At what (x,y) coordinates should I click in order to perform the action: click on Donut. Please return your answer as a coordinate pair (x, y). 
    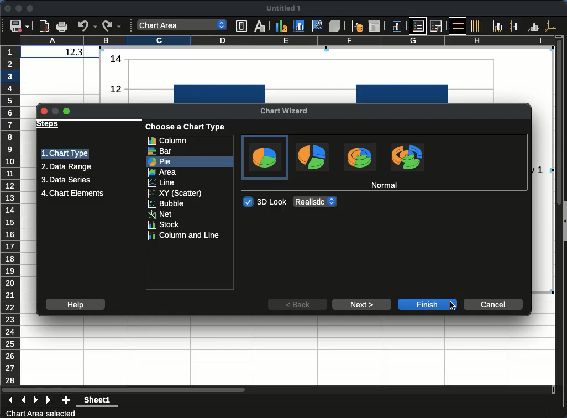
    Looking at the image, I should click on (360, 157).